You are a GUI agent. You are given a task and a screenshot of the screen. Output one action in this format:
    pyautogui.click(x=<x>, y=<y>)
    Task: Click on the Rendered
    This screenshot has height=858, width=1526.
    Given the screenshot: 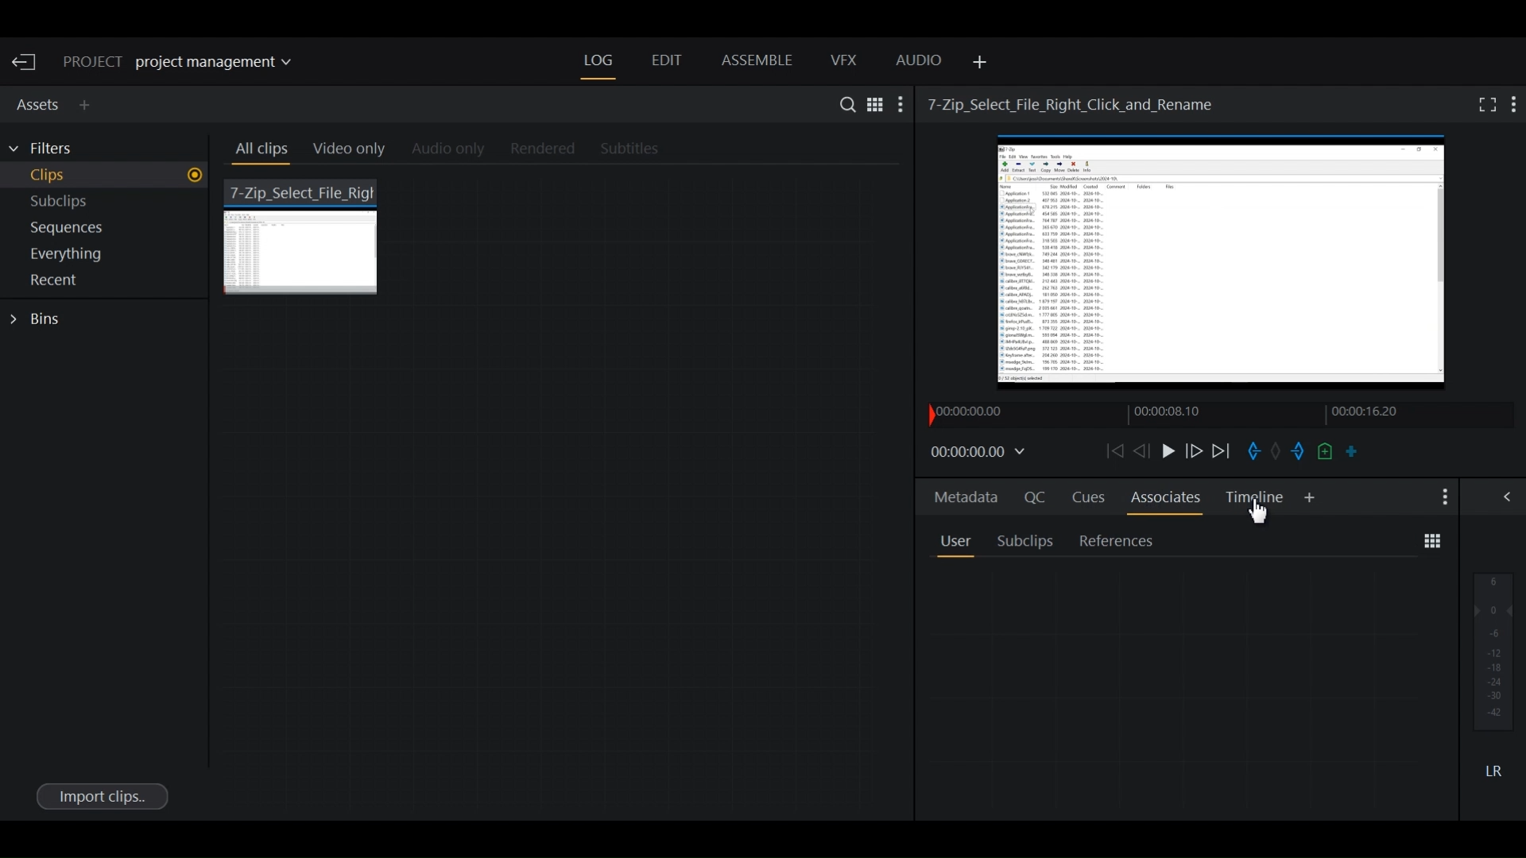 What is the action you would take?
    pyautogui.click(x=538, y=149)
    